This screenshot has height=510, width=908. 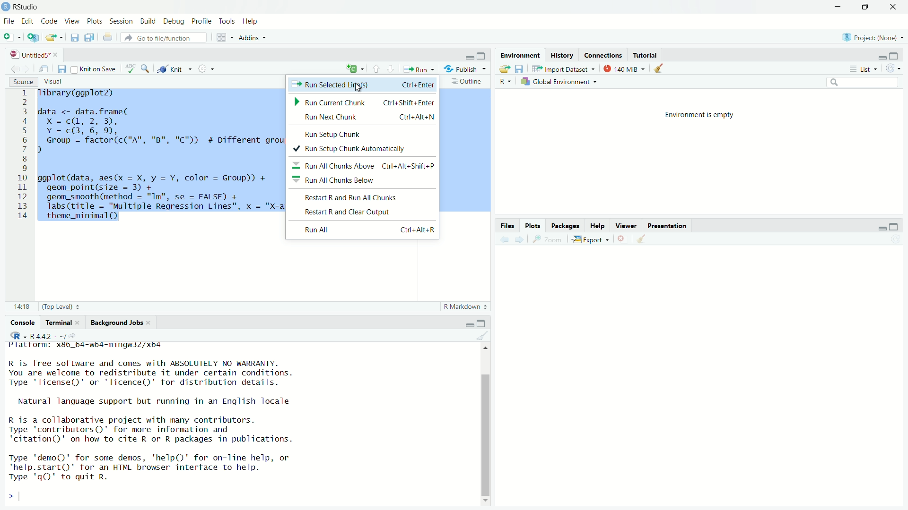 I want to click on Global Environment ~, so click(x=560, y=81).